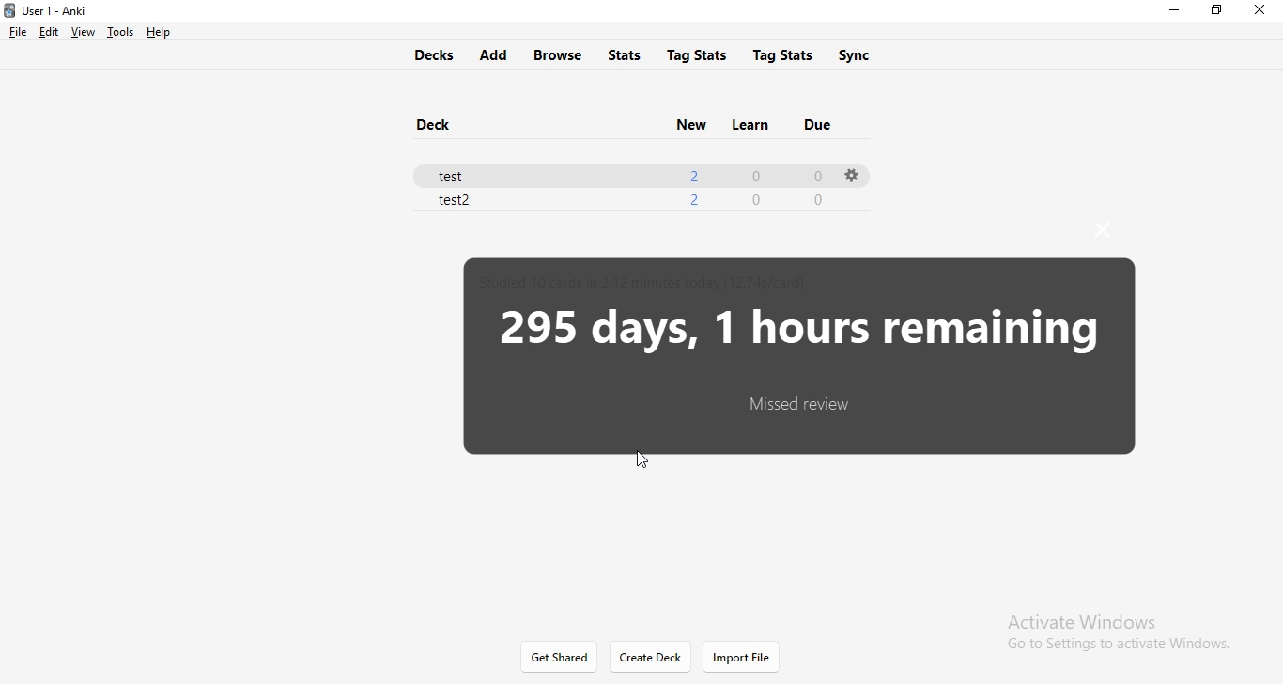  Describe the element at coordinates (693, 197) in the screenshot. I see `2` at that location.